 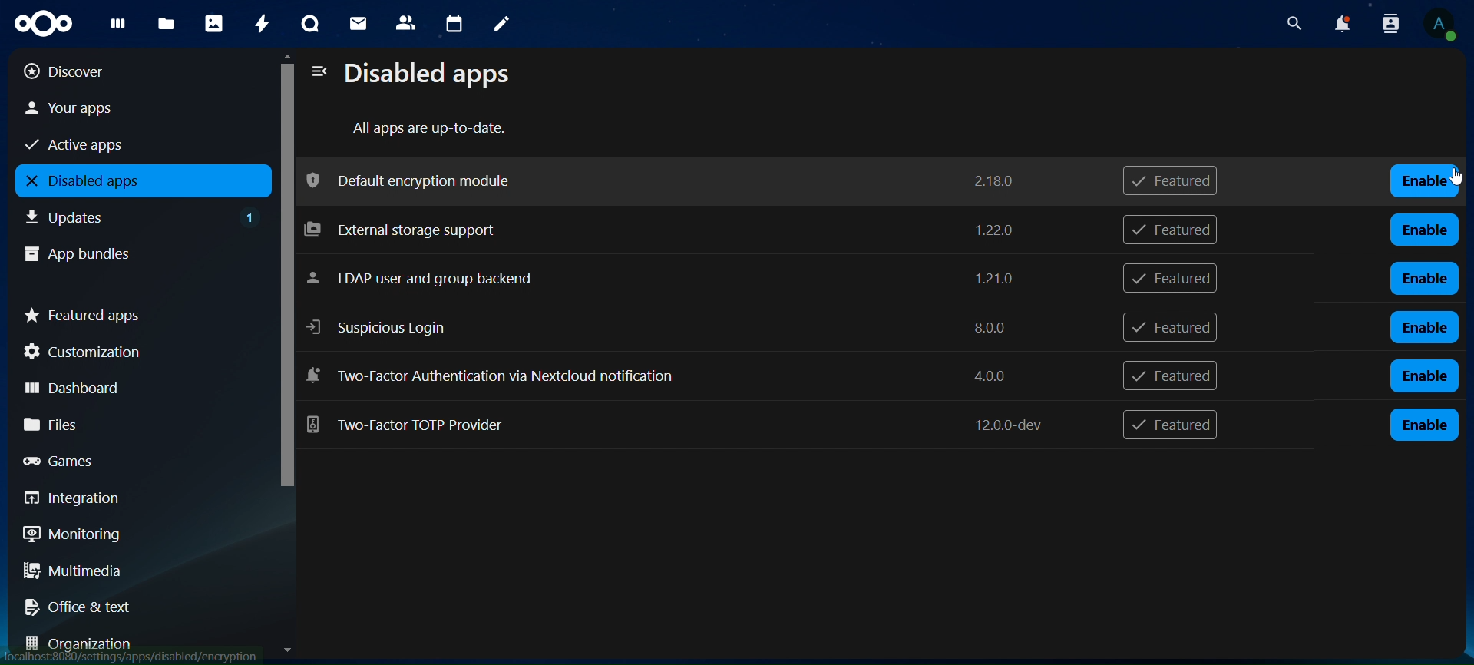 I want to click on suspicious login, so click(x=666, y=327).